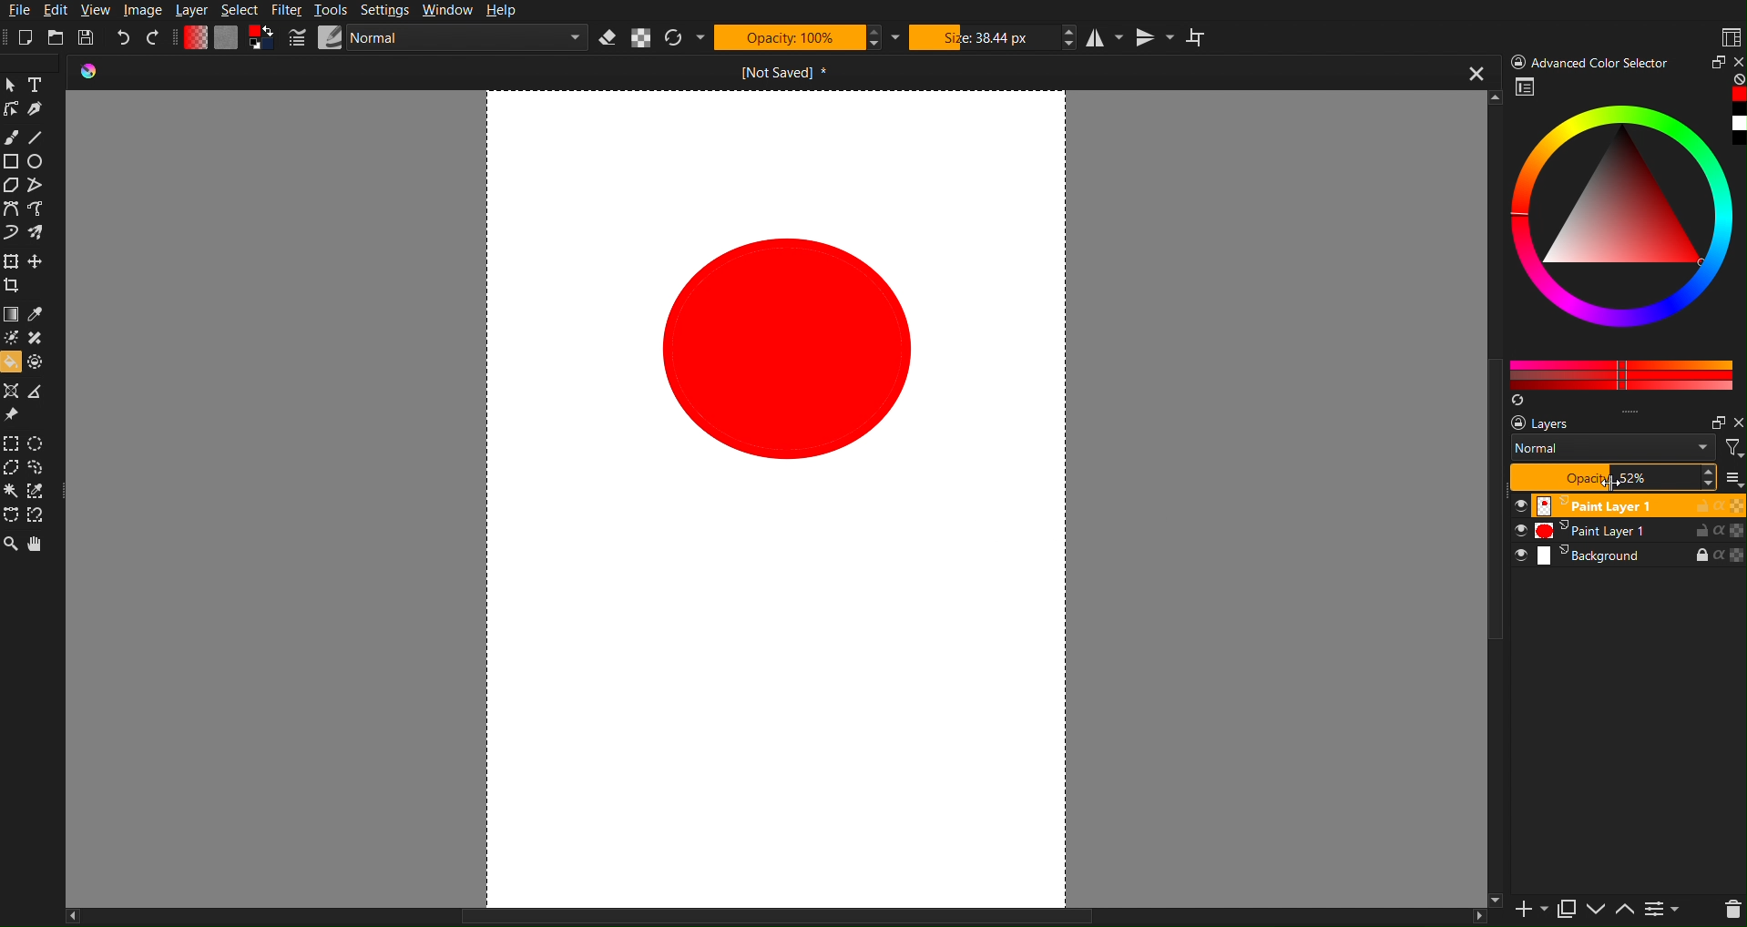  What do you see at coordinates (991, 38) in the screenshot?
I see `Size 38.44` at bounding box center [991, 38].